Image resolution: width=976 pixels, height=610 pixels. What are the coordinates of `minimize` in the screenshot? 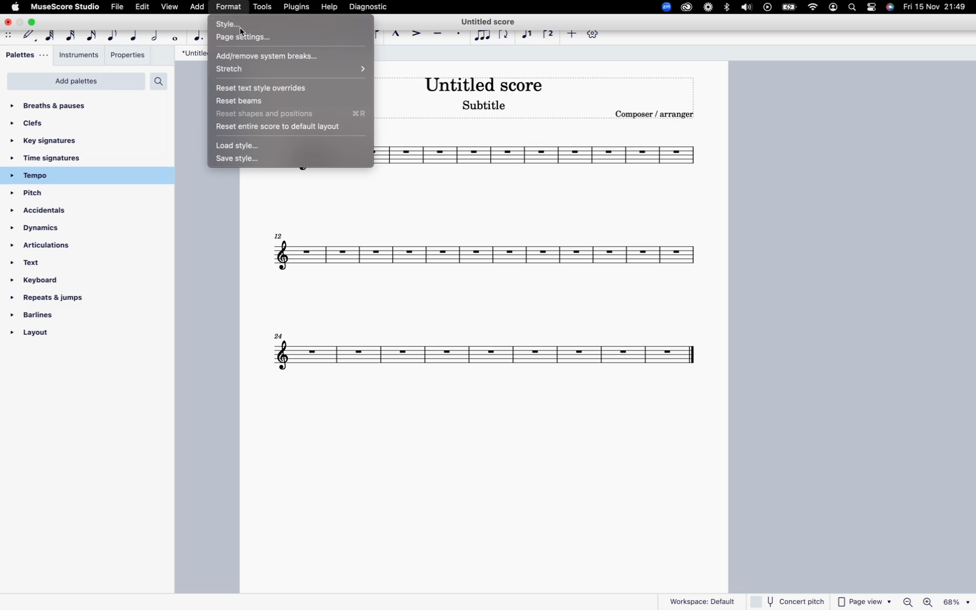 It's located at (20, 23).